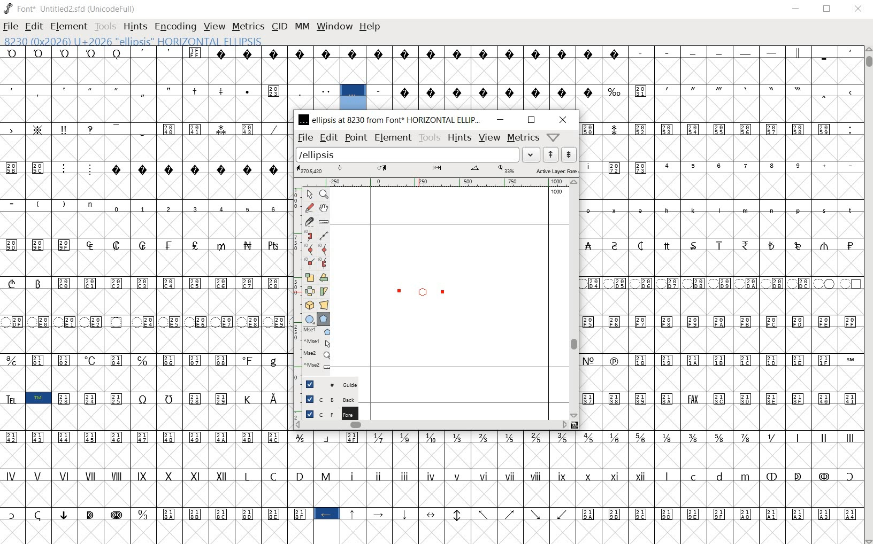  Describe the element at coordinates (70, 26) in the screenshot. I see `ELEMENT` at that location.